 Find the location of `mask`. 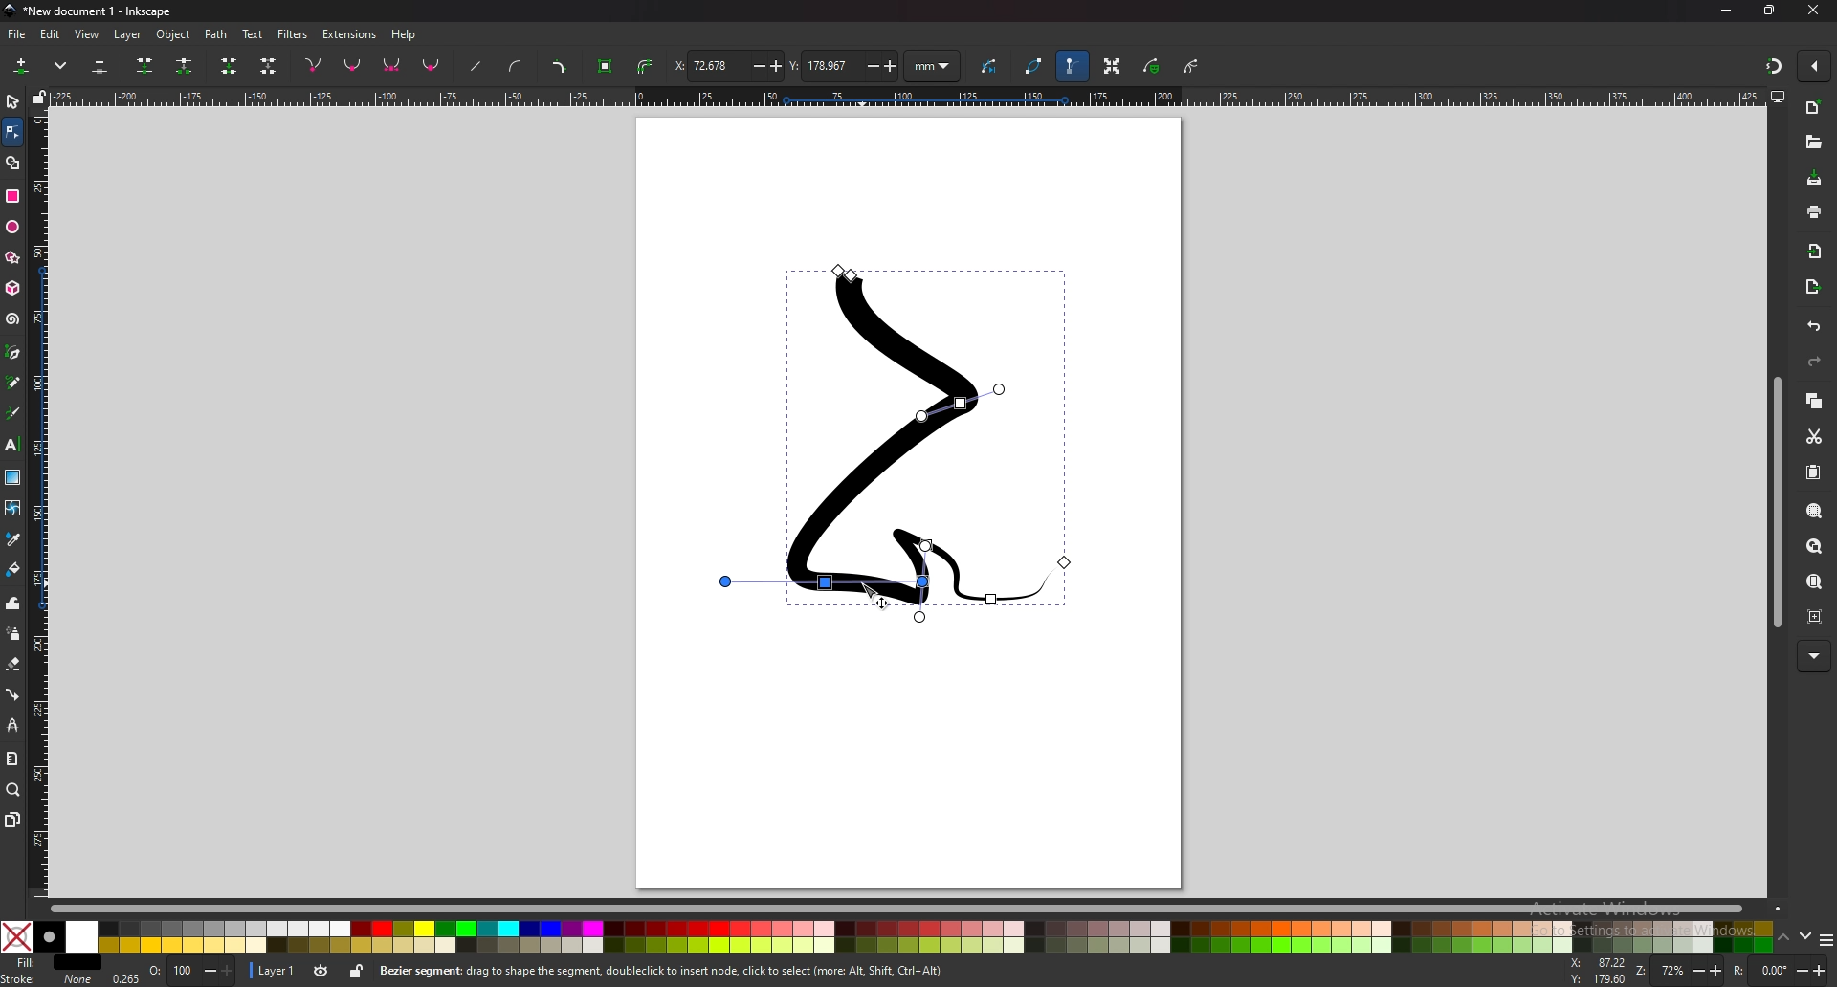

mask is located at coordinates (1152, 67).